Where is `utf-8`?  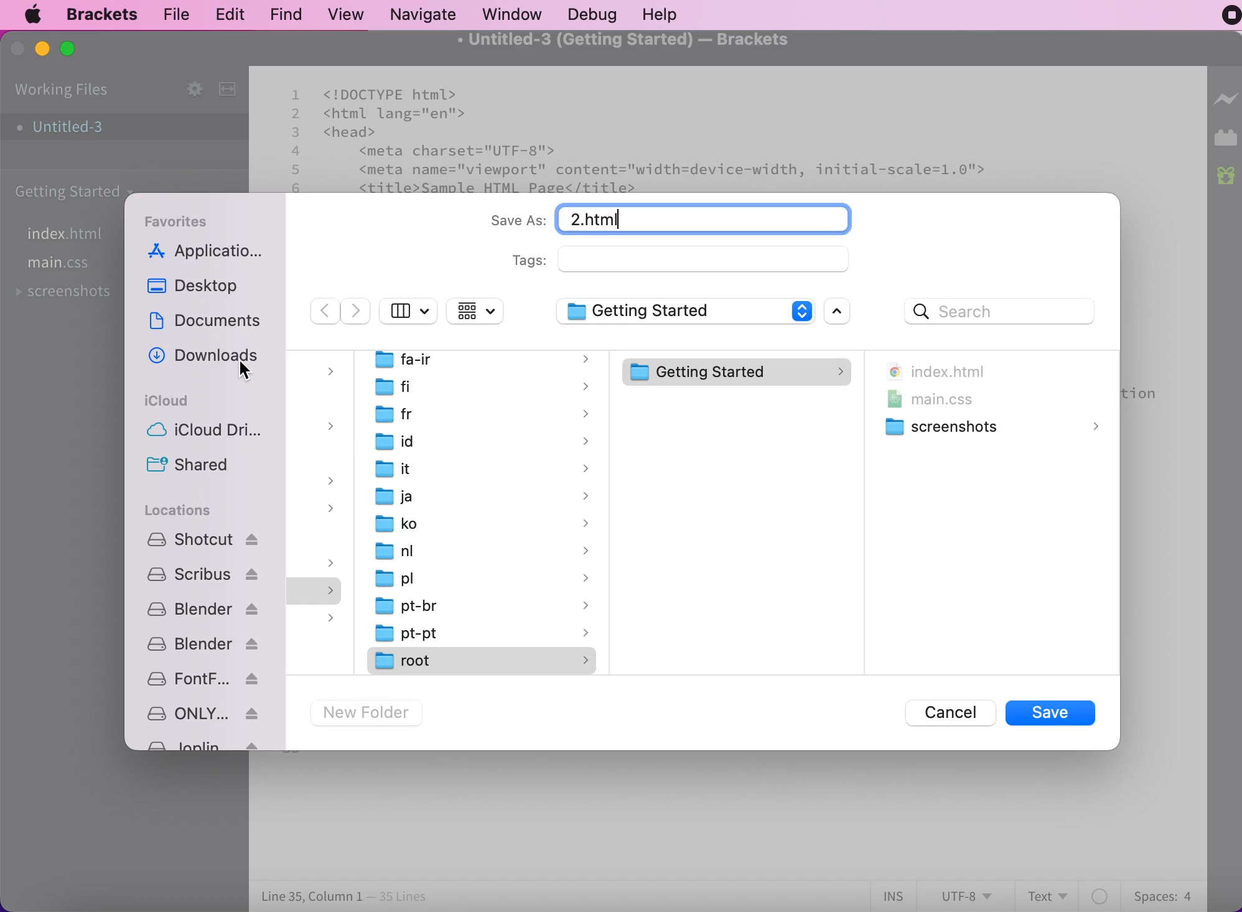
utf-8 is located at coordinates (968, 895).